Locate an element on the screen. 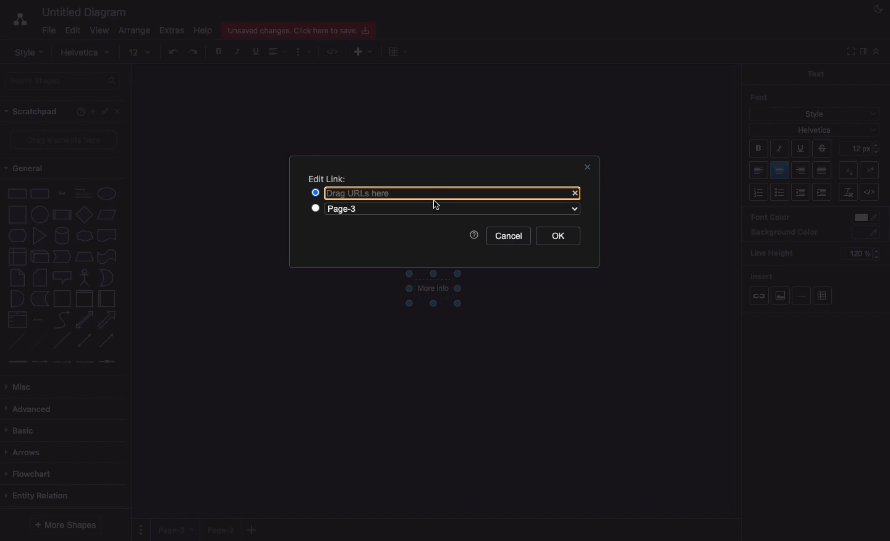  bidirectional connector  is located at coordinates (83, 340).